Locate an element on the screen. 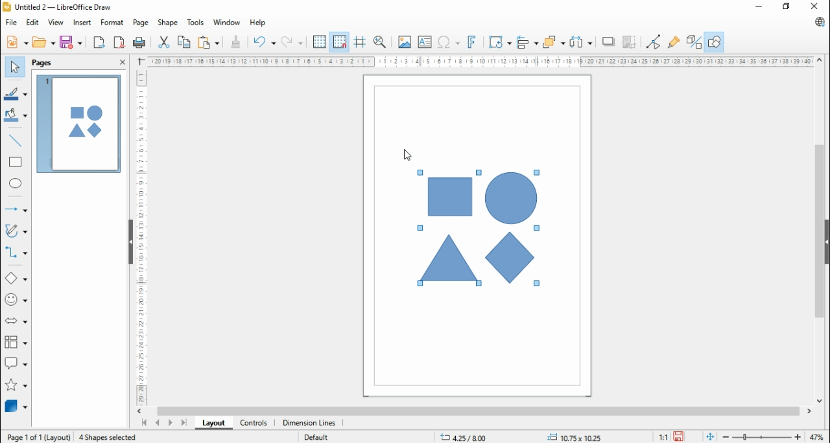 The height and width of the screenshot is (443, 830). file is located at coordinates (12, 22).